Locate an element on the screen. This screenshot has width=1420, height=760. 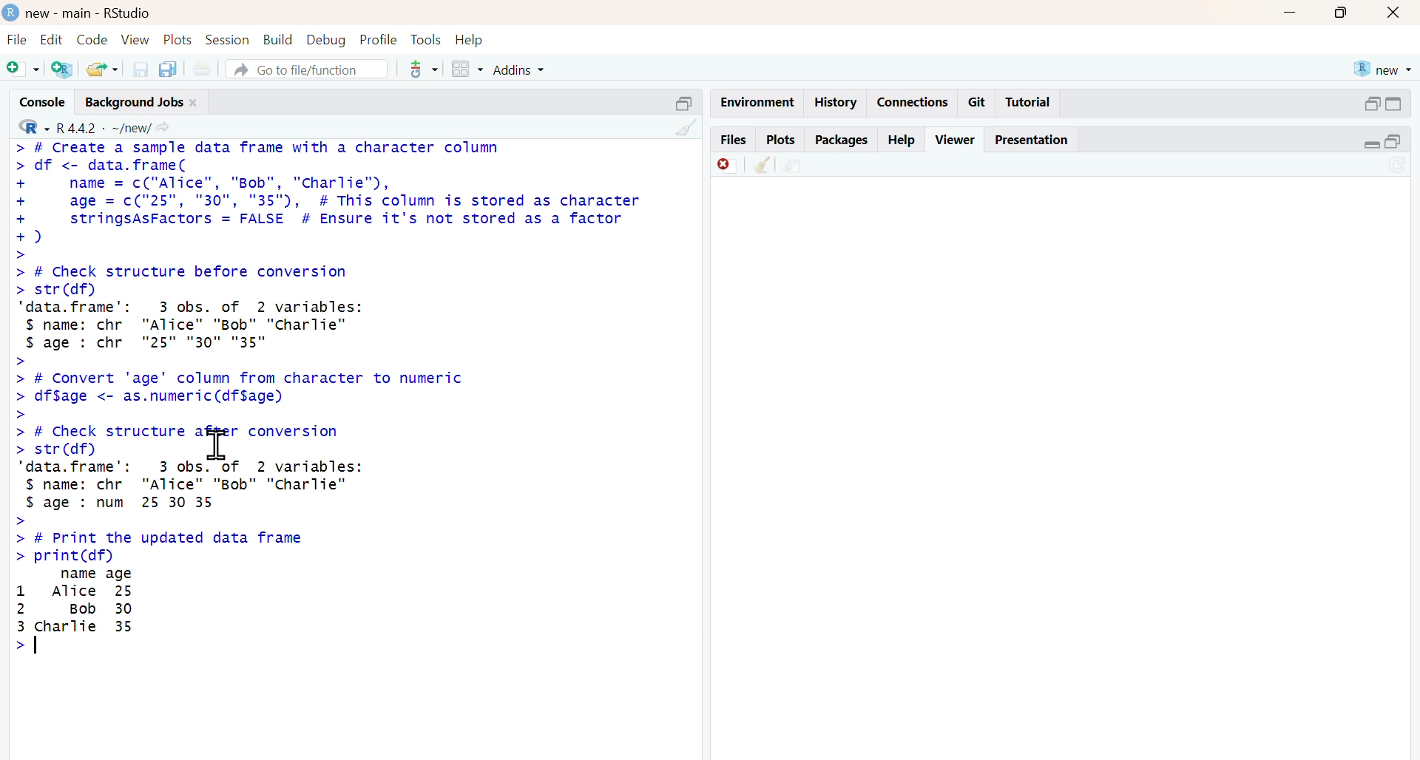
cursor is located at coordinates (219, 444).